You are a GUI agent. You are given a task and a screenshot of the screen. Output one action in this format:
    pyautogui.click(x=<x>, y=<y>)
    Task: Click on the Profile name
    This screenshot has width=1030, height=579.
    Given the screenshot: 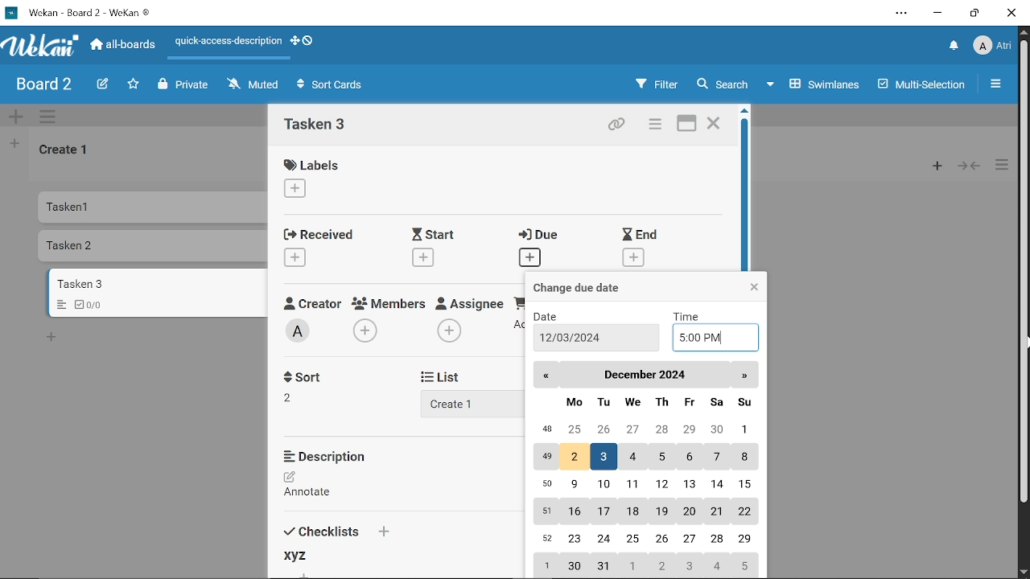 What is the action you would take?
    pyautogui.click(x=993, y=44)
    